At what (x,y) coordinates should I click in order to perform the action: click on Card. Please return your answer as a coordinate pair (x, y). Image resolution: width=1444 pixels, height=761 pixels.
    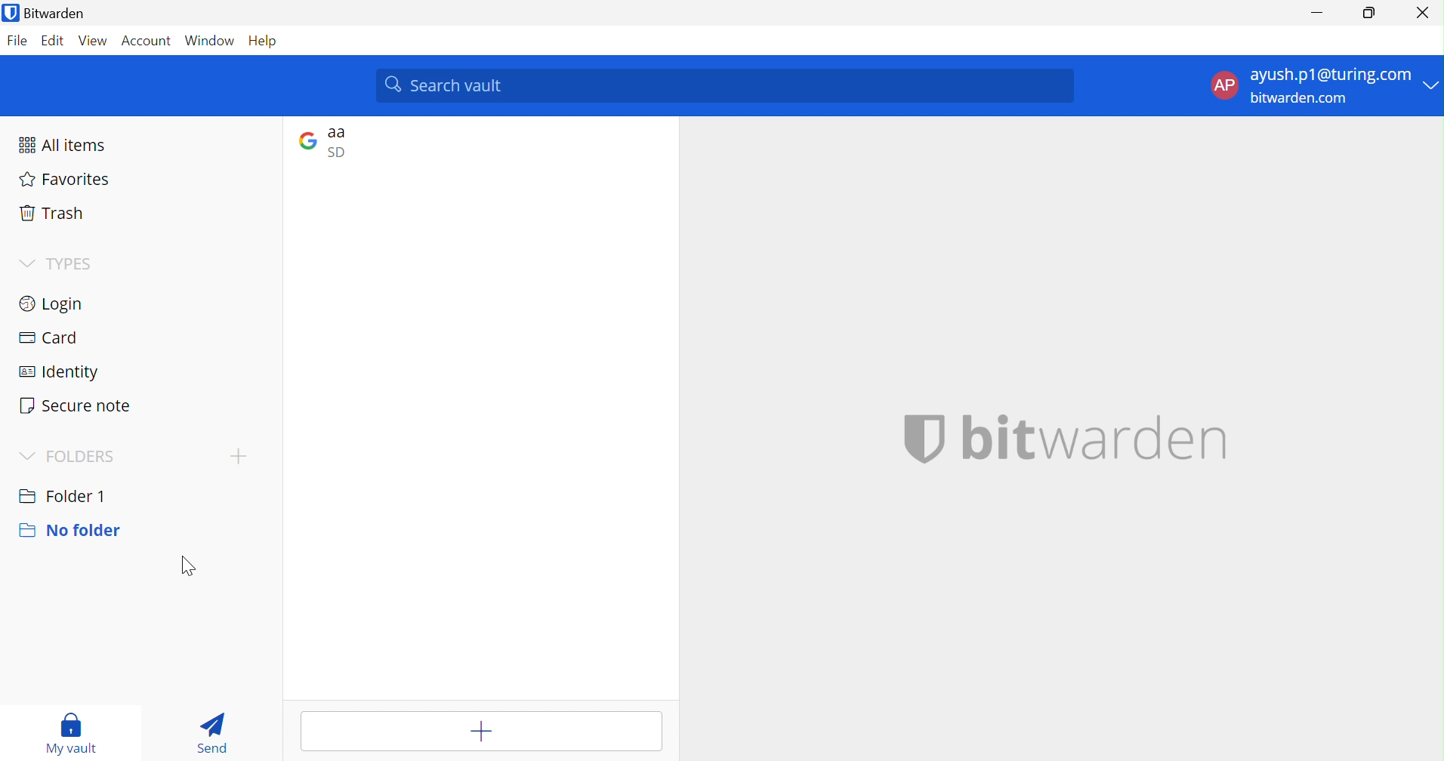
    Looking at the image, I should click on (51, 337).